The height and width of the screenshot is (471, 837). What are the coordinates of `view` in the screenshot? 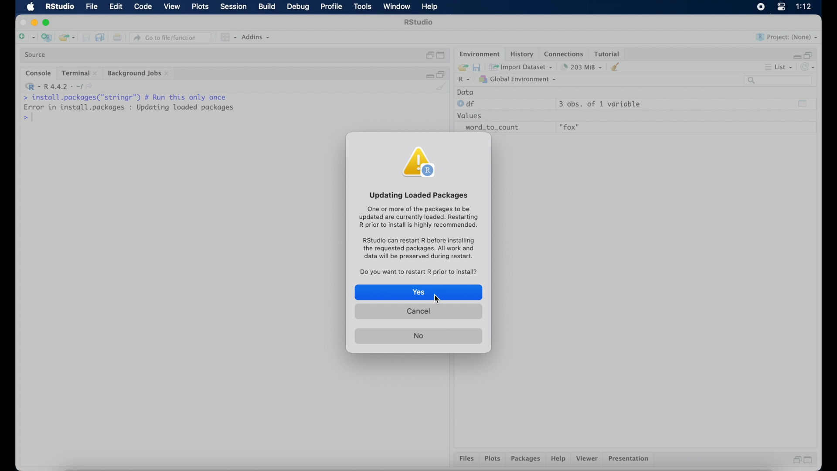 It's located at (172, 7).